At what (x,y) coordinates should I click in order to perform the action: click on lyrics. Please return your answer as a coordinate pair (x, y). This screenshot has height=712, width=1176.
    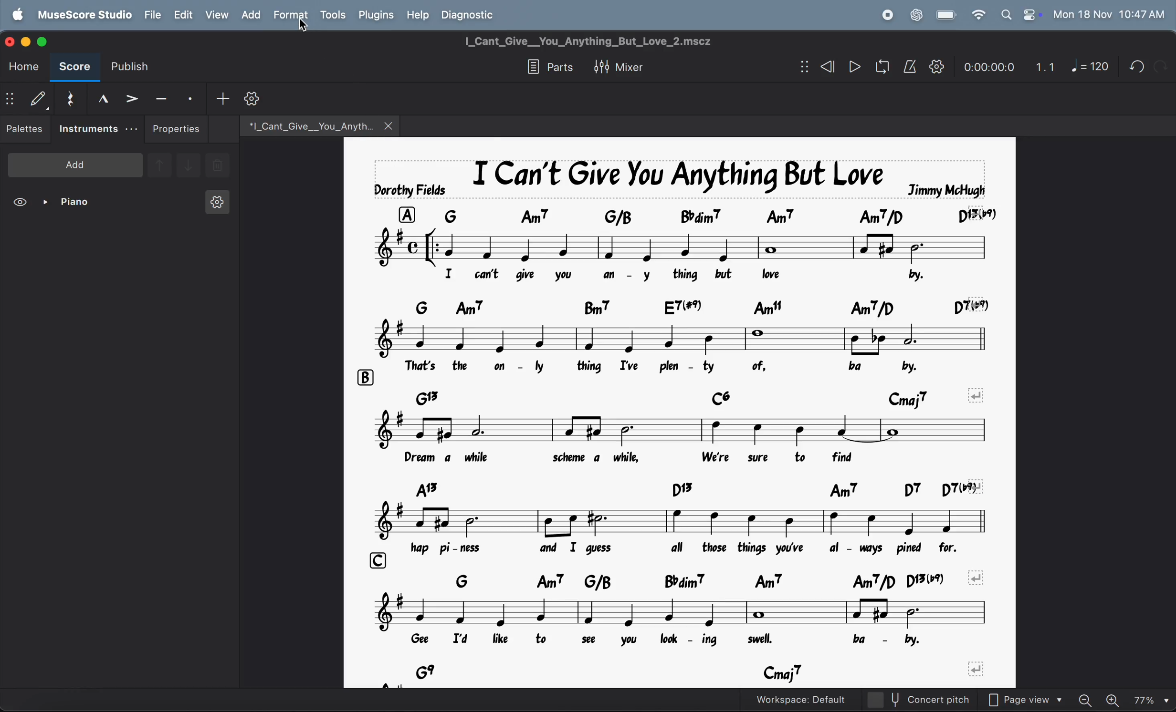
    Looking at the image, I should click on (675, 460).